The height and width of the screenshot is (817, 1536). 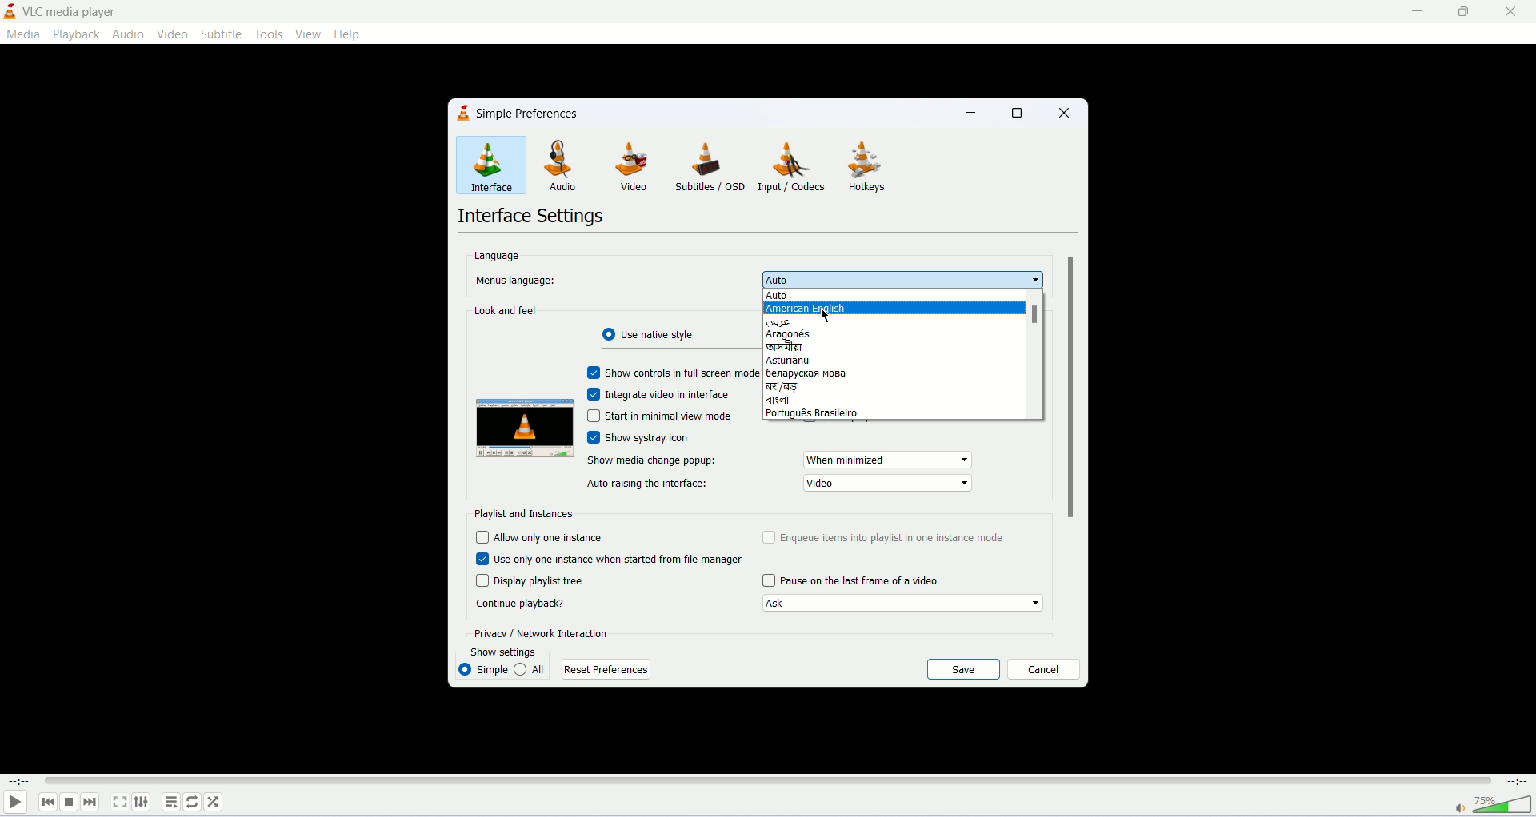 I want to click on Look and feel, so click(x=506, y=310).